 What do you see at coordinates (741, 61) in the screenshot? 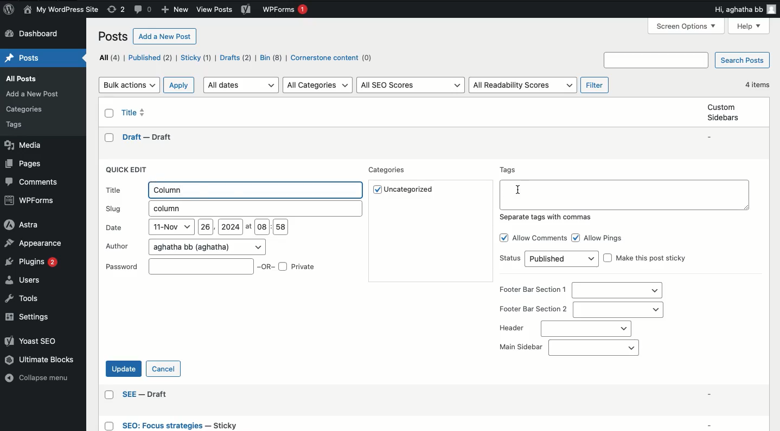
I see `Search posts` at bounding box center [741, 61].